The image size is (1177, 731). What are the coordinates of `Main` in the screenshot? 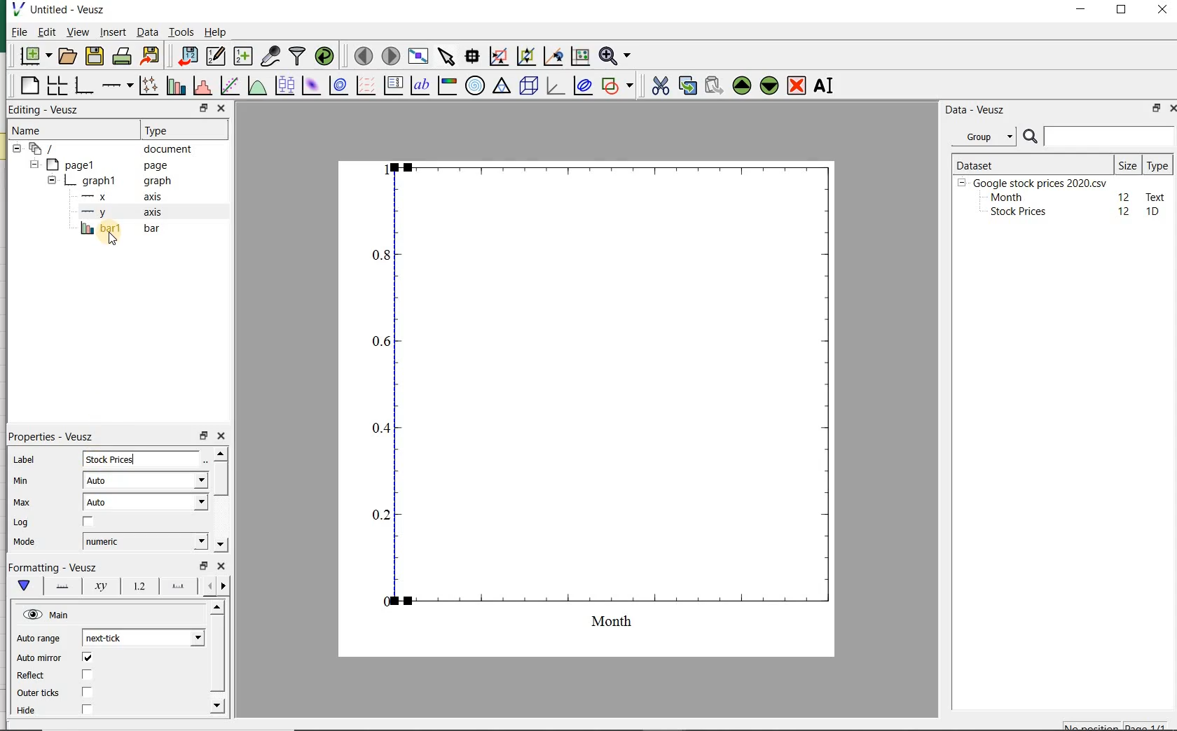 It's located at (47, 615).